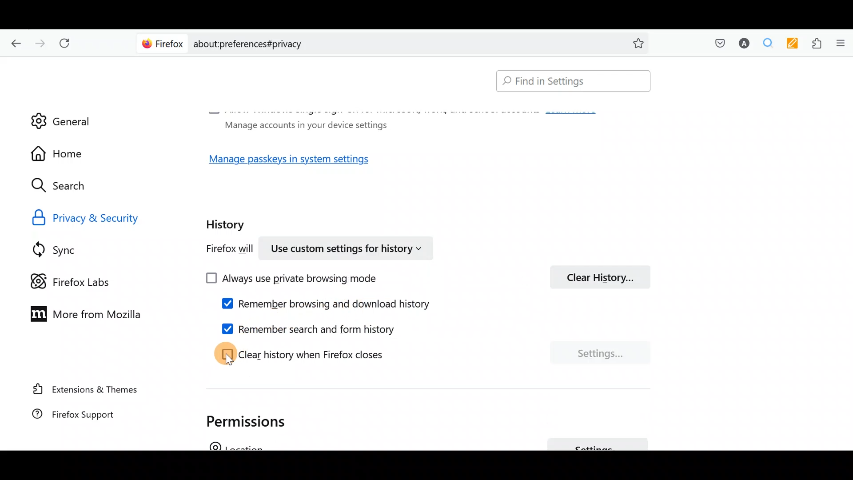  I want to click on Open application menu, so click(840, 44).